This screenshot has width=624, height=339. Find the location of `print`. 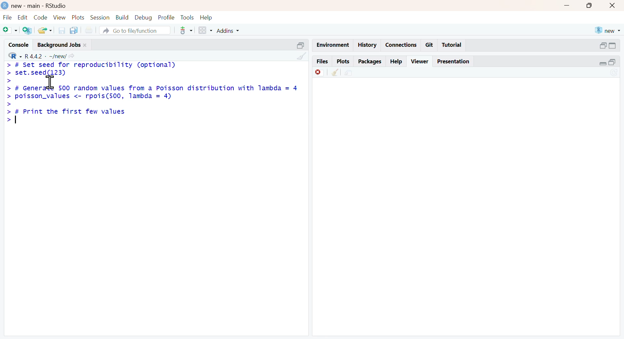

print is located at coordinates (89, 29).